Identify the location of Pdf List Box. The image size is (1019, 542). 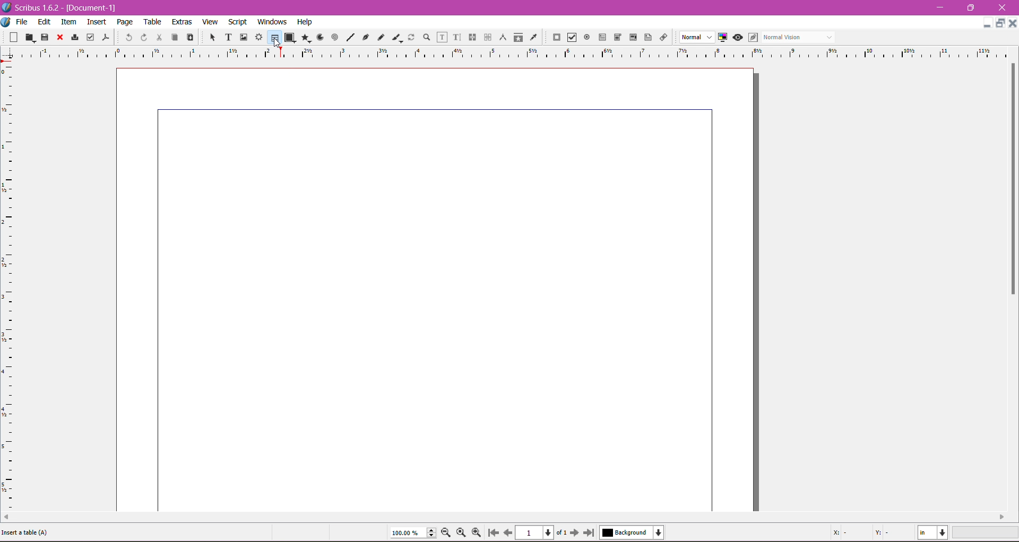
(632, 38).